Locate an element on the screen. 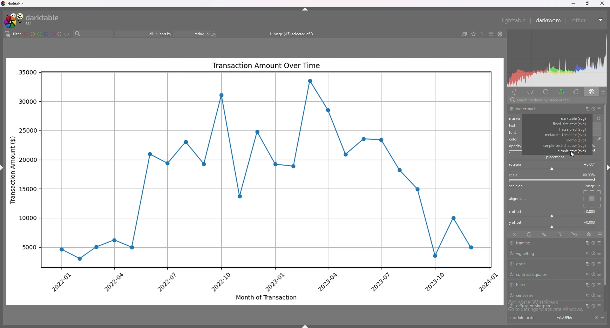 Image resolution: width=610 pixels, height=328 pixels. x offset is located at coordinates (590, 211).